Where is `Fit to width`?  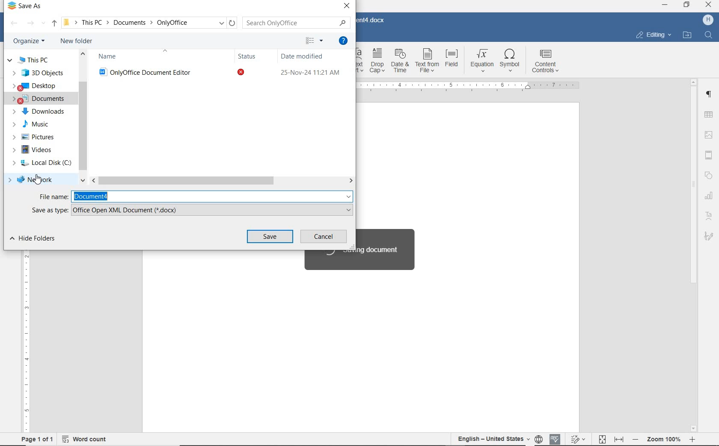 Fit to width is located at coordinates (618, 439).